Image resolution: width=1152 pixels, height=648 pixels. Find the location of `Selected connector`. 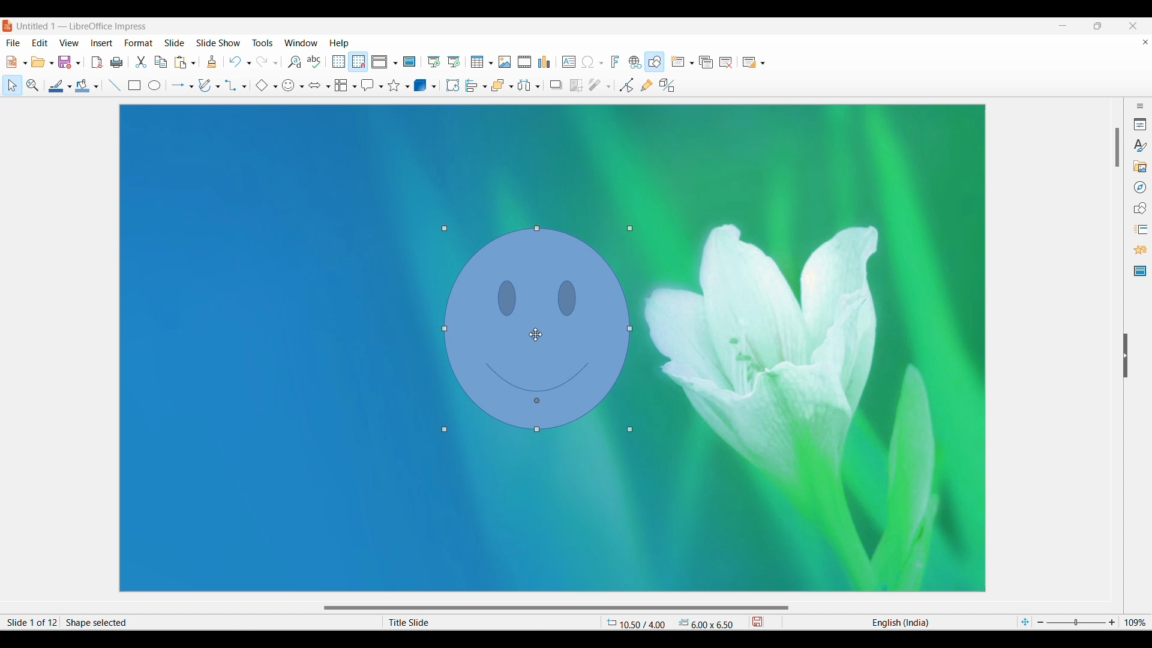

Selected connector is located at coordinates (232, 85).